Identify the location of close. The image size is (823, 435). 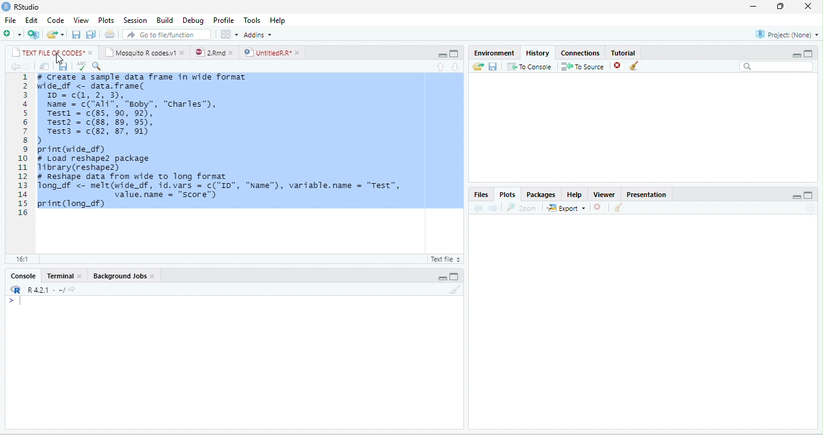
(233, 52).